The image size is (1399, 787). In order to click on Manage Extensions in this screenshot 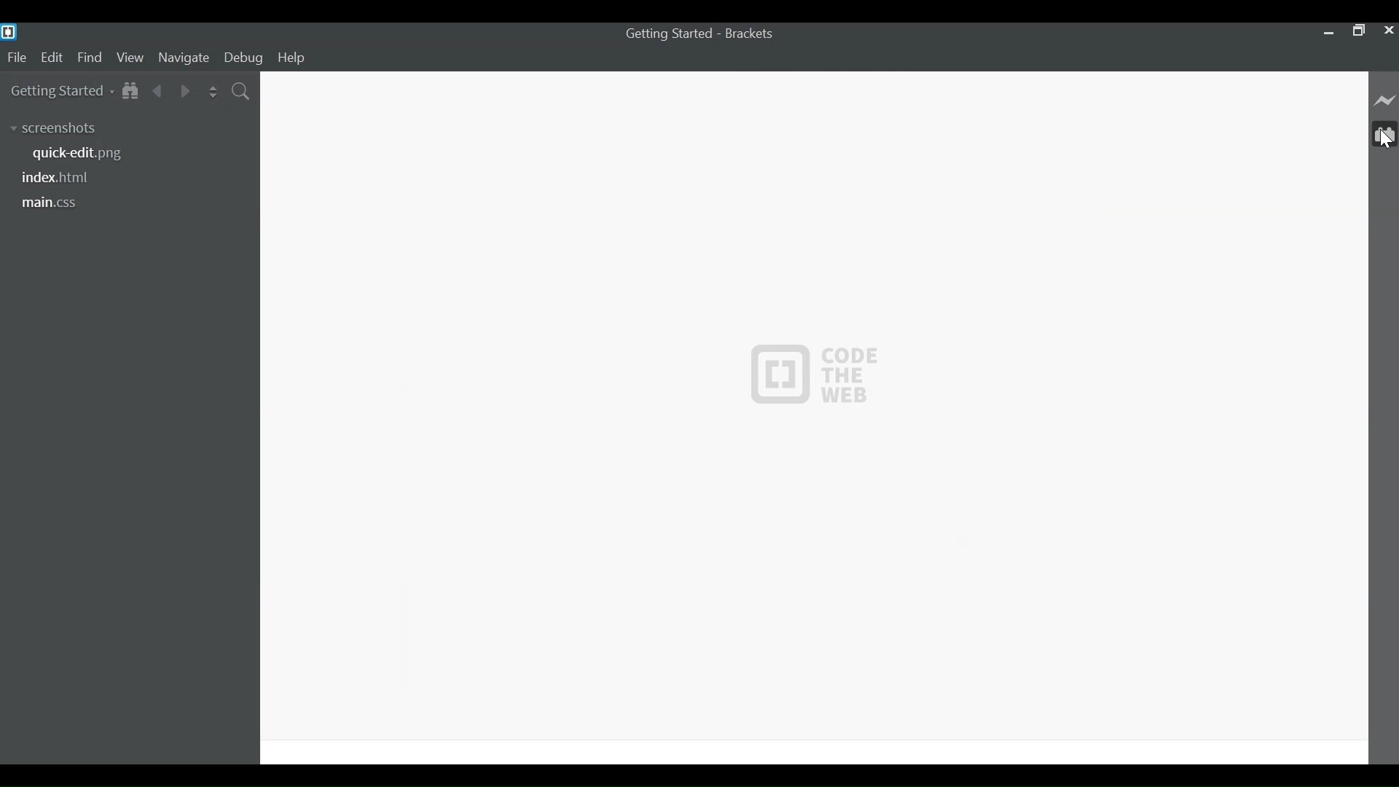, I will do `click(1387, 133)`.